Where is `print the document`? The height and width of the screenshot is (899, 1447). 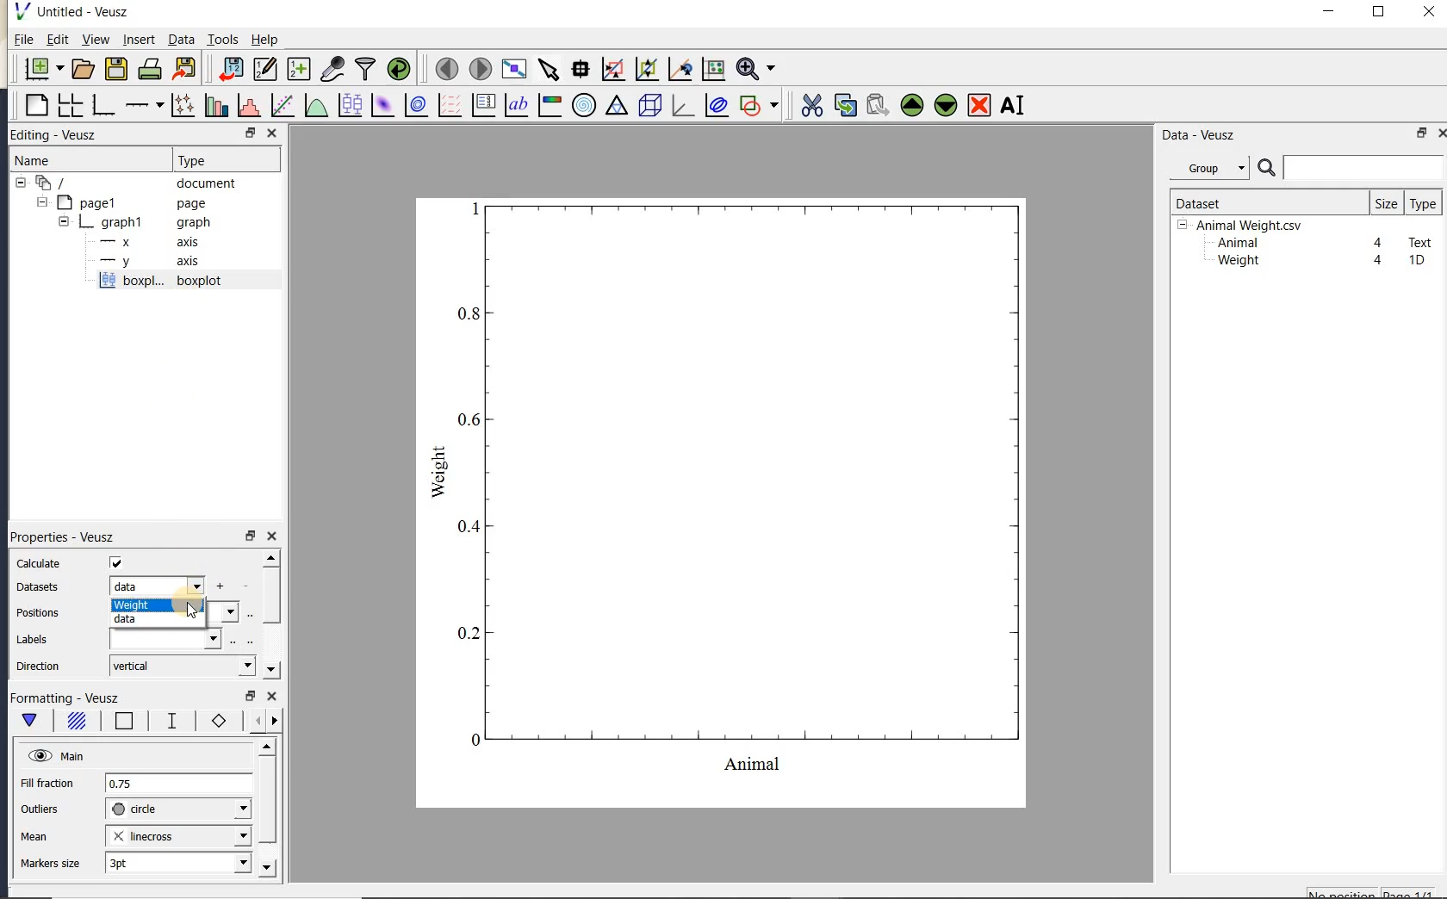
print the document is located at coordinates (150, 69).